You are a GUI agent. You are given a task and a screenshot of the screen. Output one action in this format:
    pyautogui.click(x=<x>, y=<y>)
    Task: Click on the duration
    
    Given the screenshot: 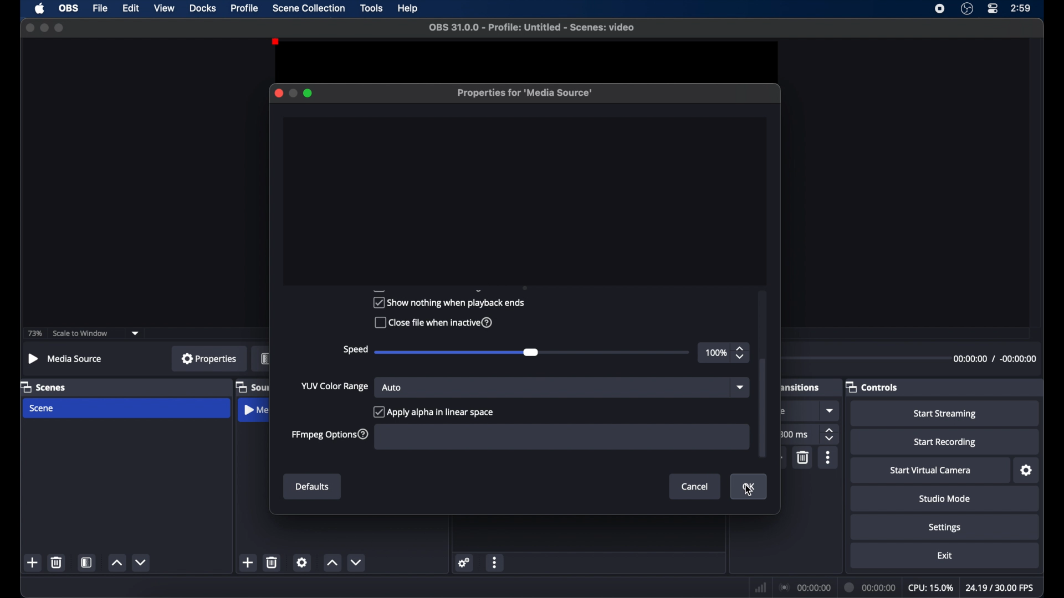 What is the action you would take?
    pyautogui.click(x=870, y=587)
    